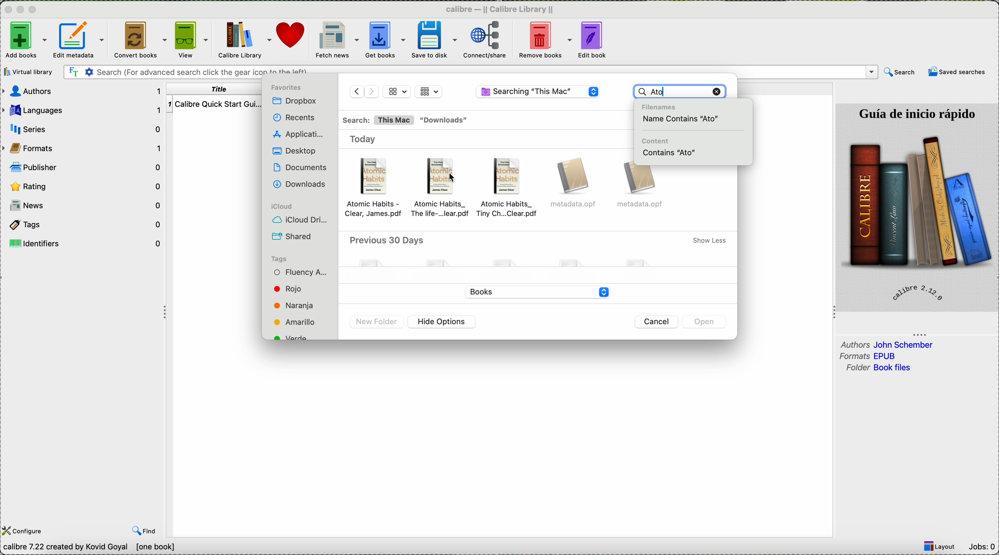 The height and width of the screenshot is (555, 999). What do you see at coordinates (643, 188) in the screenshot?
I see `file` at bounding box center [643, 188].